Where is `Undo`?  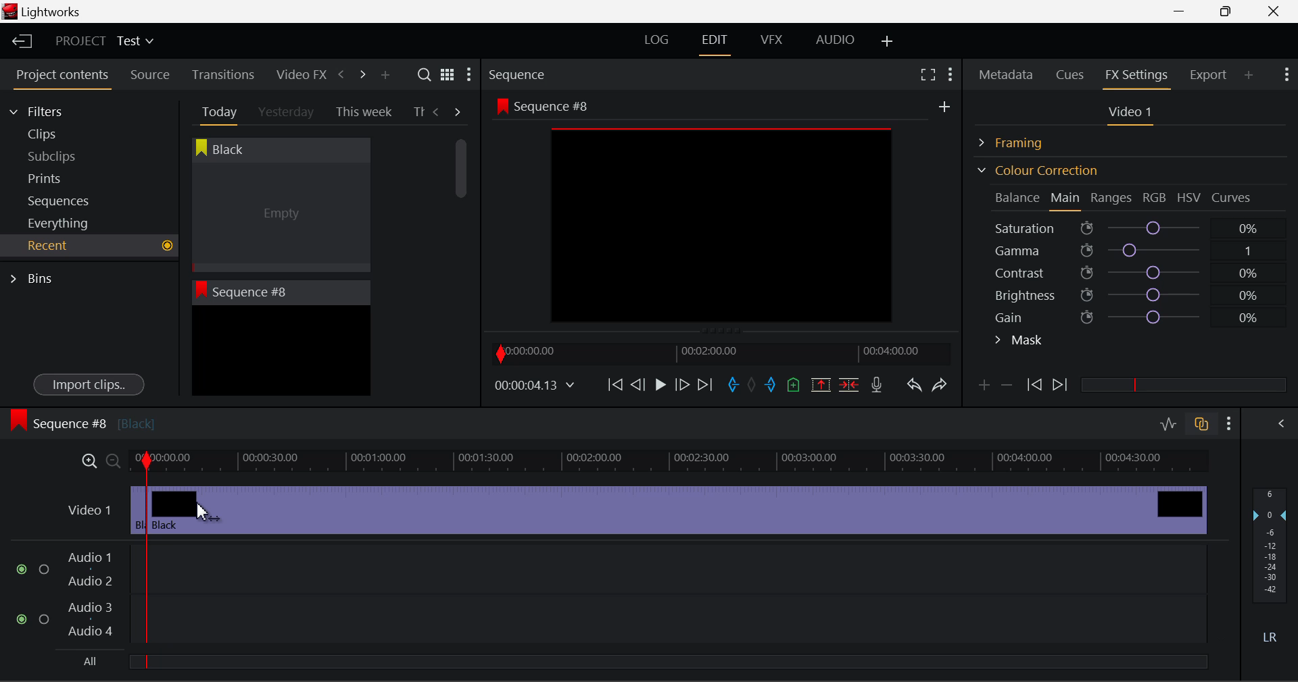
Undo is located at coordinates (913, 388).